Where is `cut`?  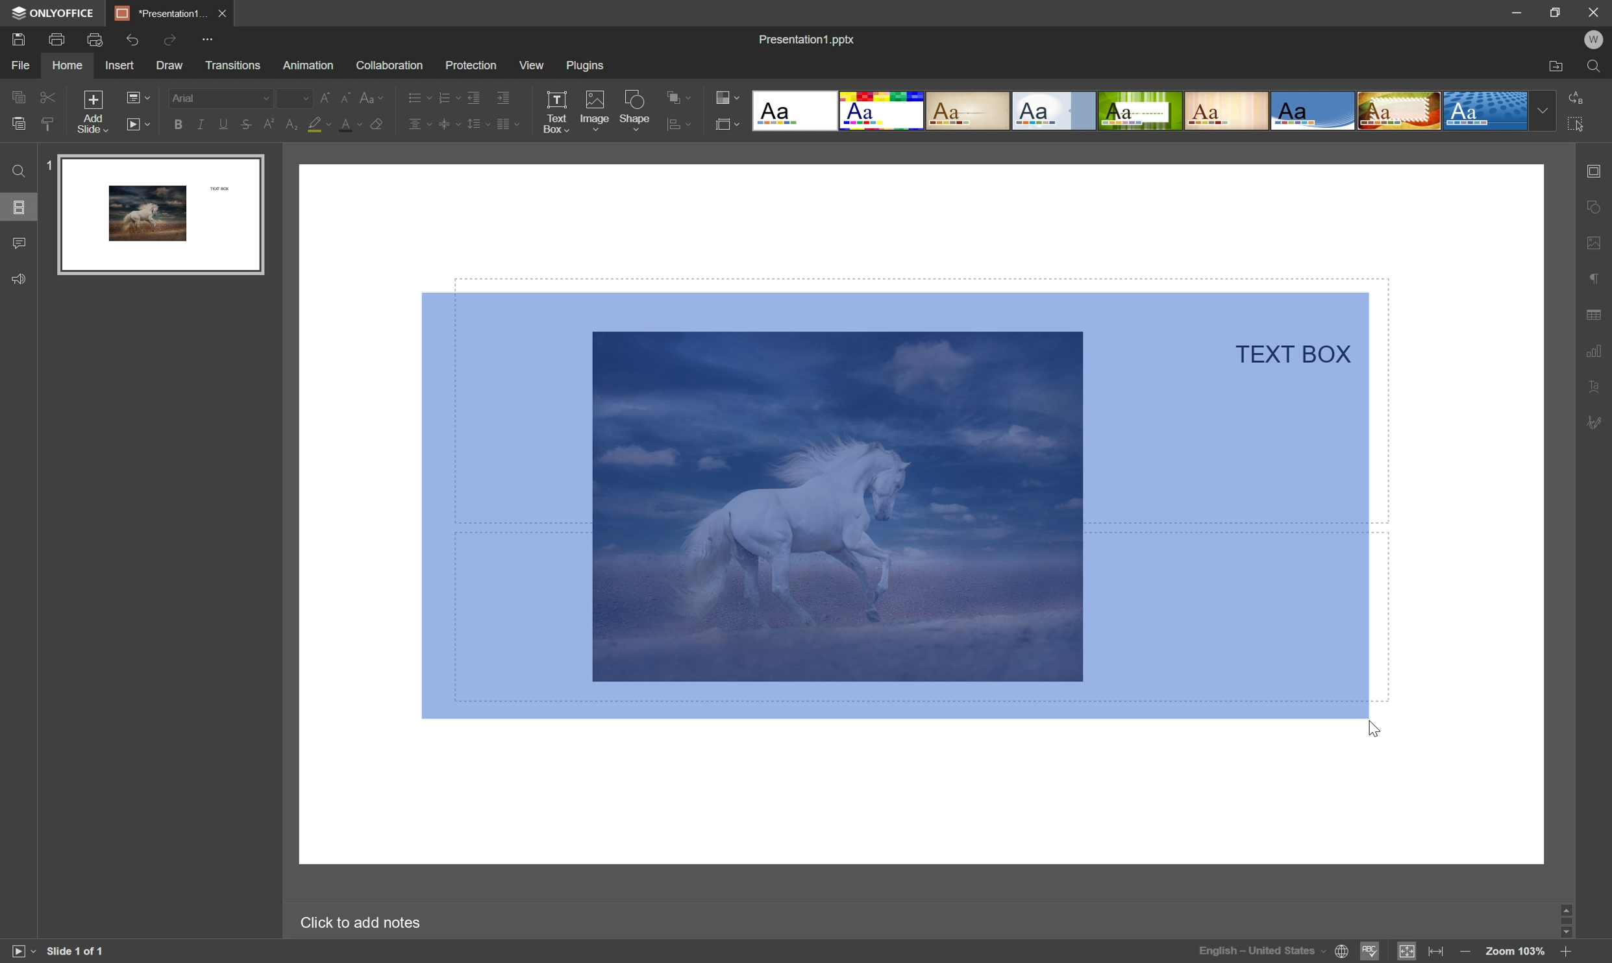
cut is located at coordinates (49, 96).